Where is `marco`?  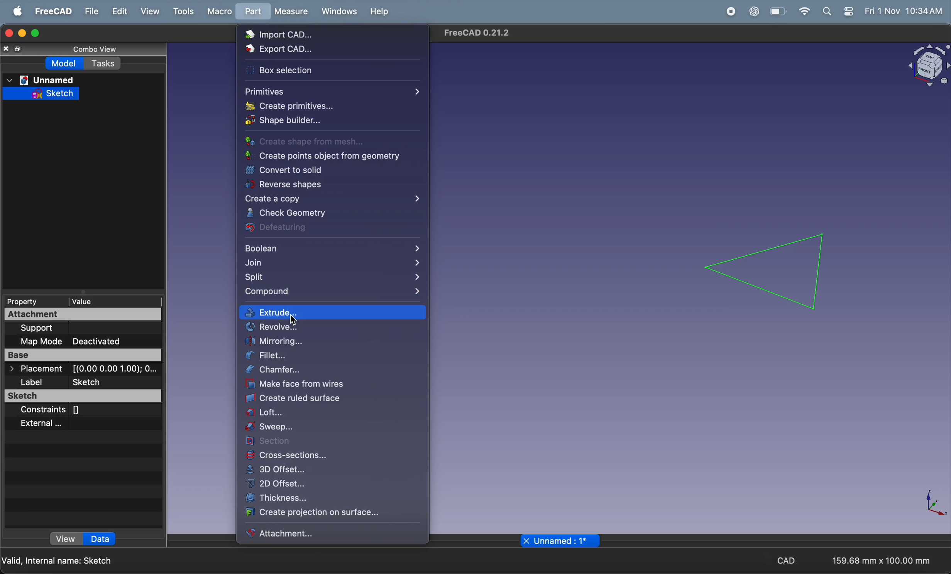 marco is located at coordinates (221, 12).